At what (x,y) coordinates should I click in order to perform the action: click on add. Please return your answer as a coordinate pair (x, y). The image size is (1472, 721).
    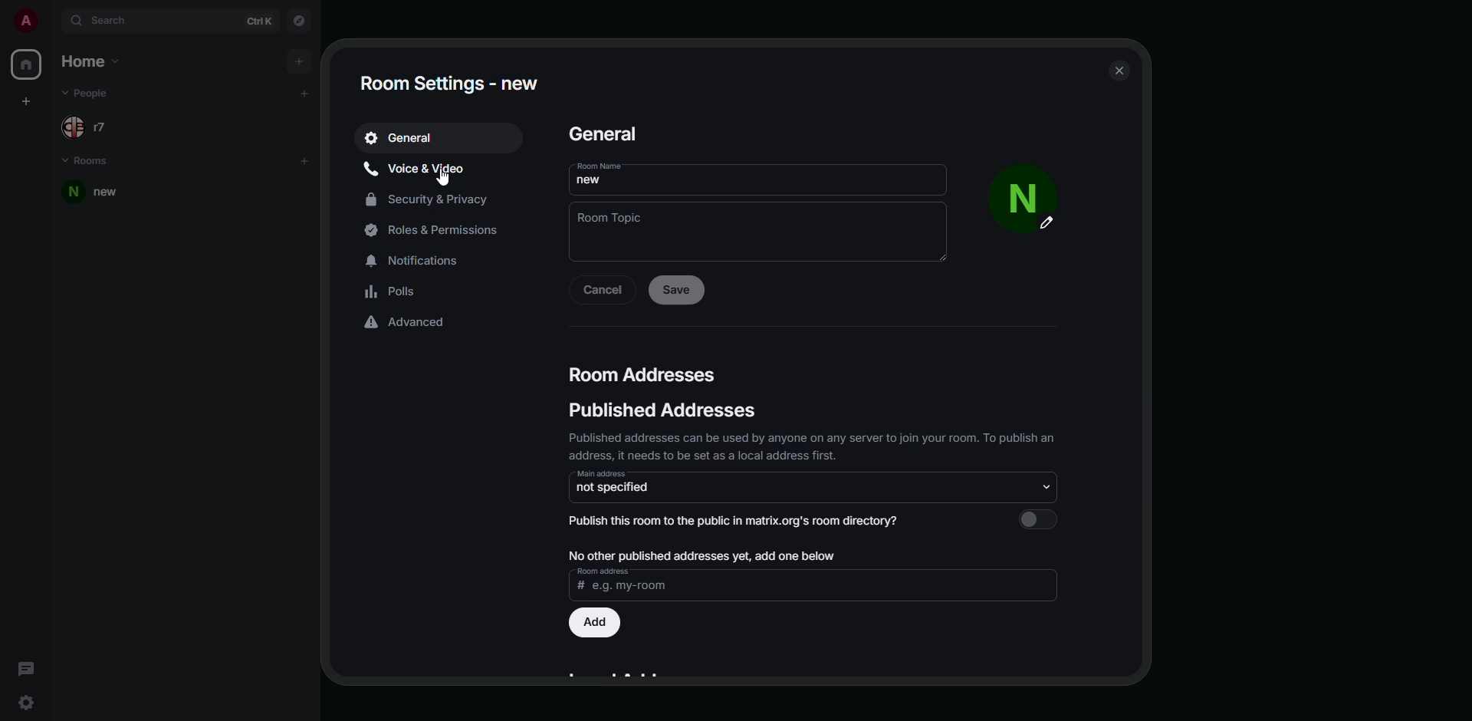
    Looking at the image, I should click on (595, 623).